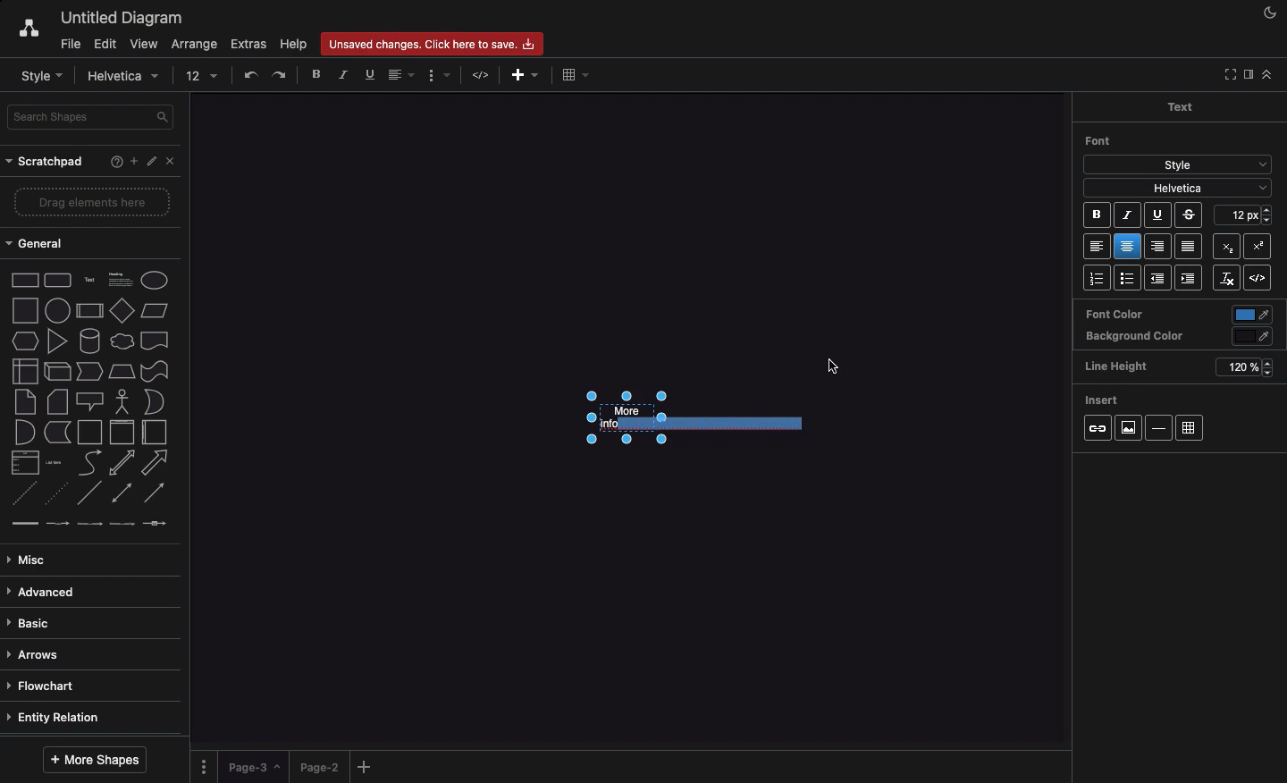 The height and width of the screenshot is (783, 1287). Describe the element at coordinates (57, 525) in the screenshot. I see `connector with label` at that location.